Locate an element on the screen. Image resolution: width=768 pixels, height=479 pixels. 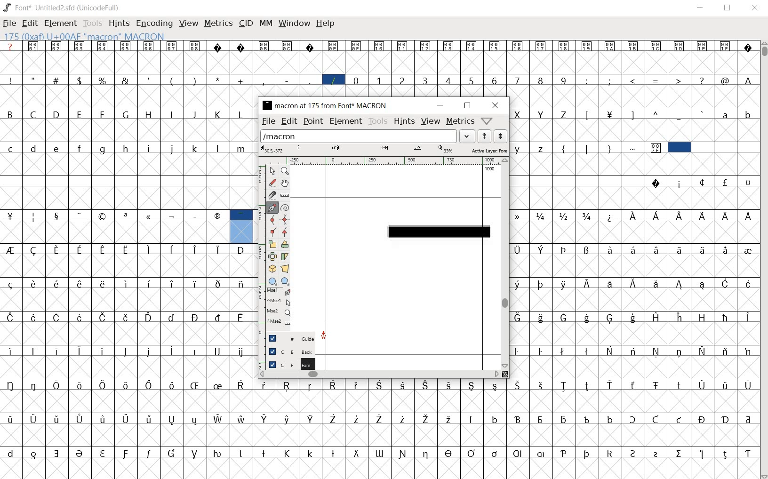
Symbol is located at coordinates (679, 385).